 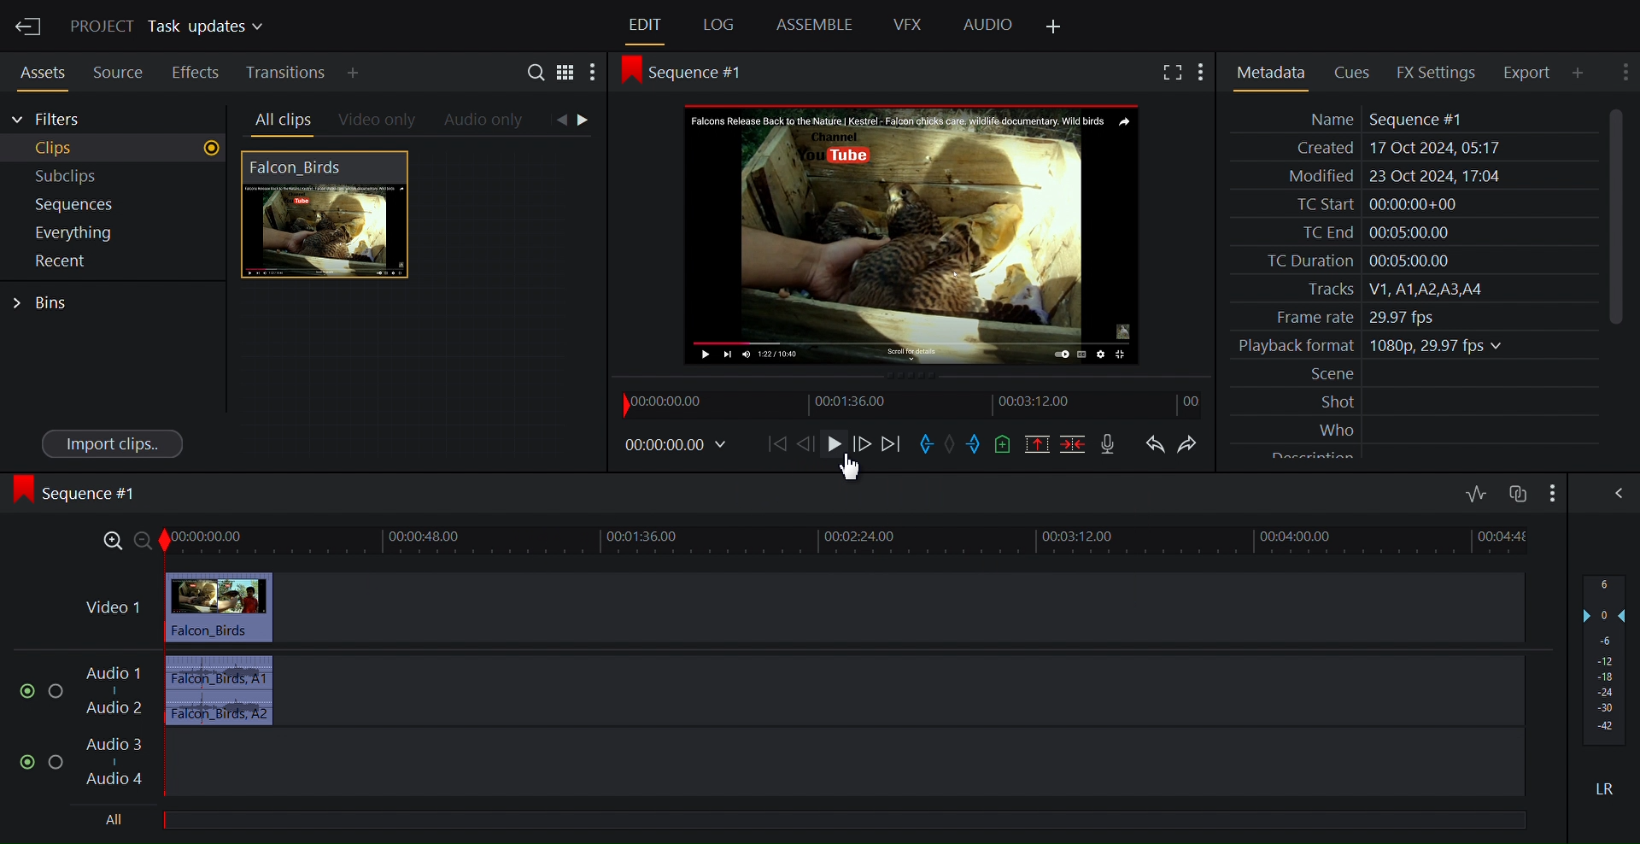 I want to click on Timecodes and reels, so click(x=679, y=444).